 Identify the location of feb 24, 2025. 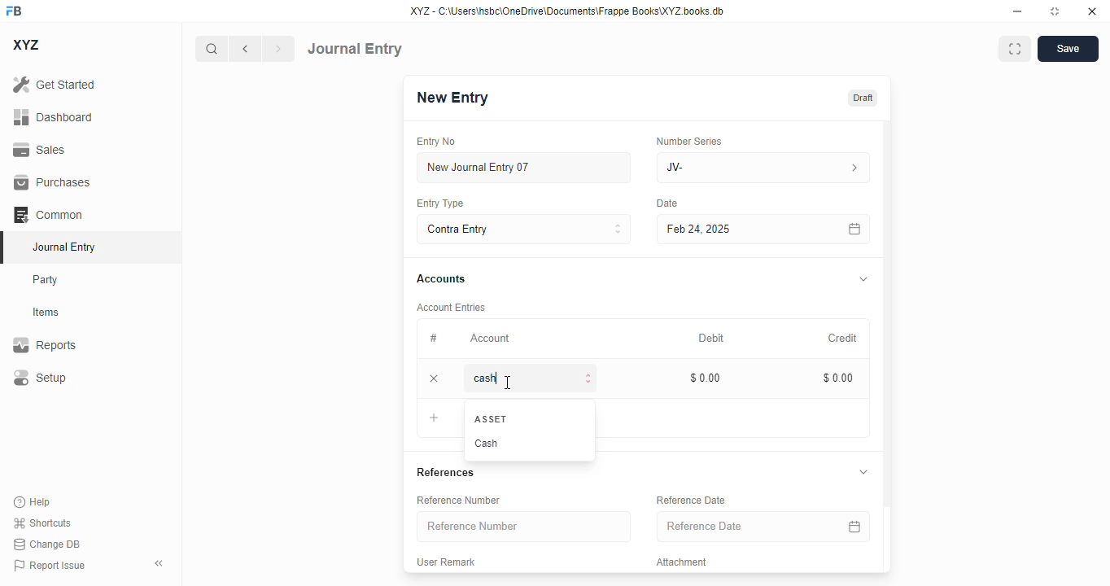
(728, 230).